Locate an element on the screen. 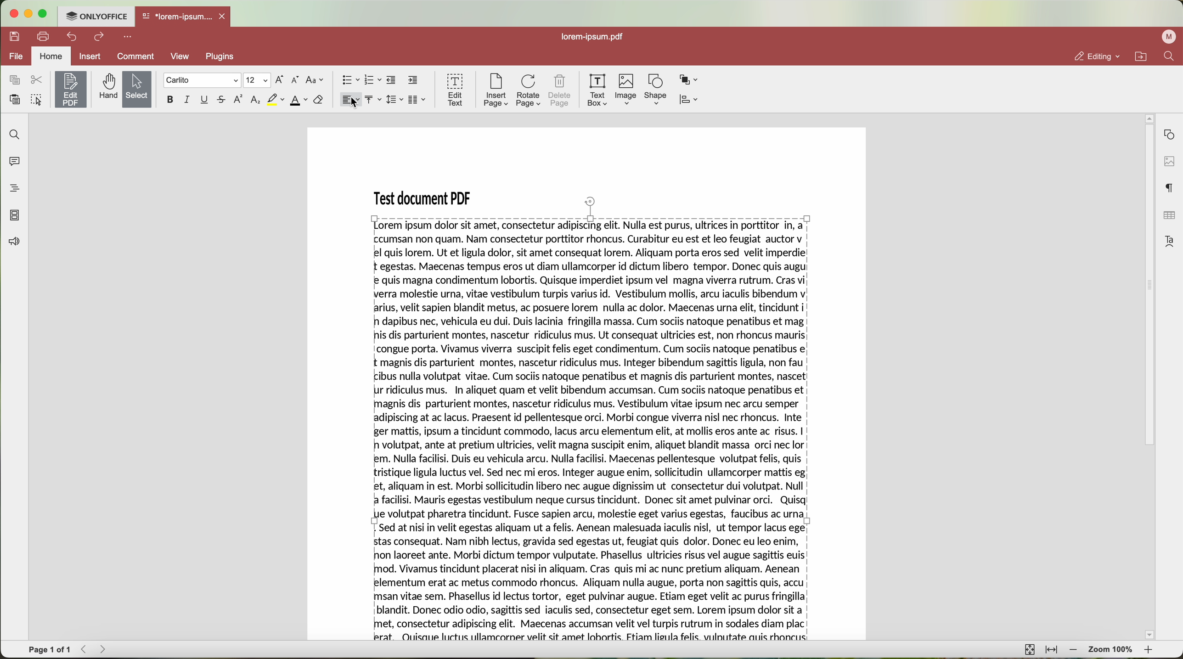 This screenshot has width=1183, height=659. change case is located at coordinates (315, 80).